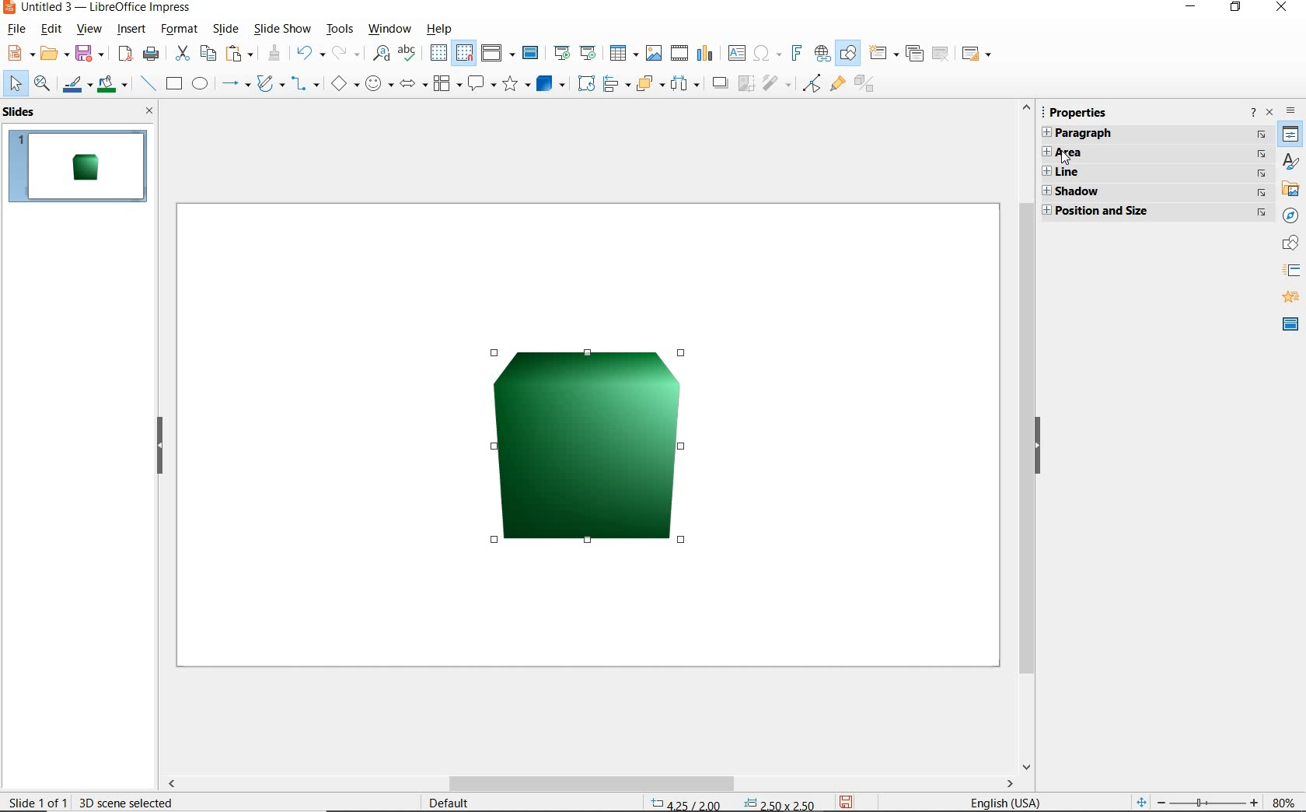 The image size is (1306, 812). Describe the element at coordinates (798, 55) in the screenshot. I see `insert frontwork text` at that location.